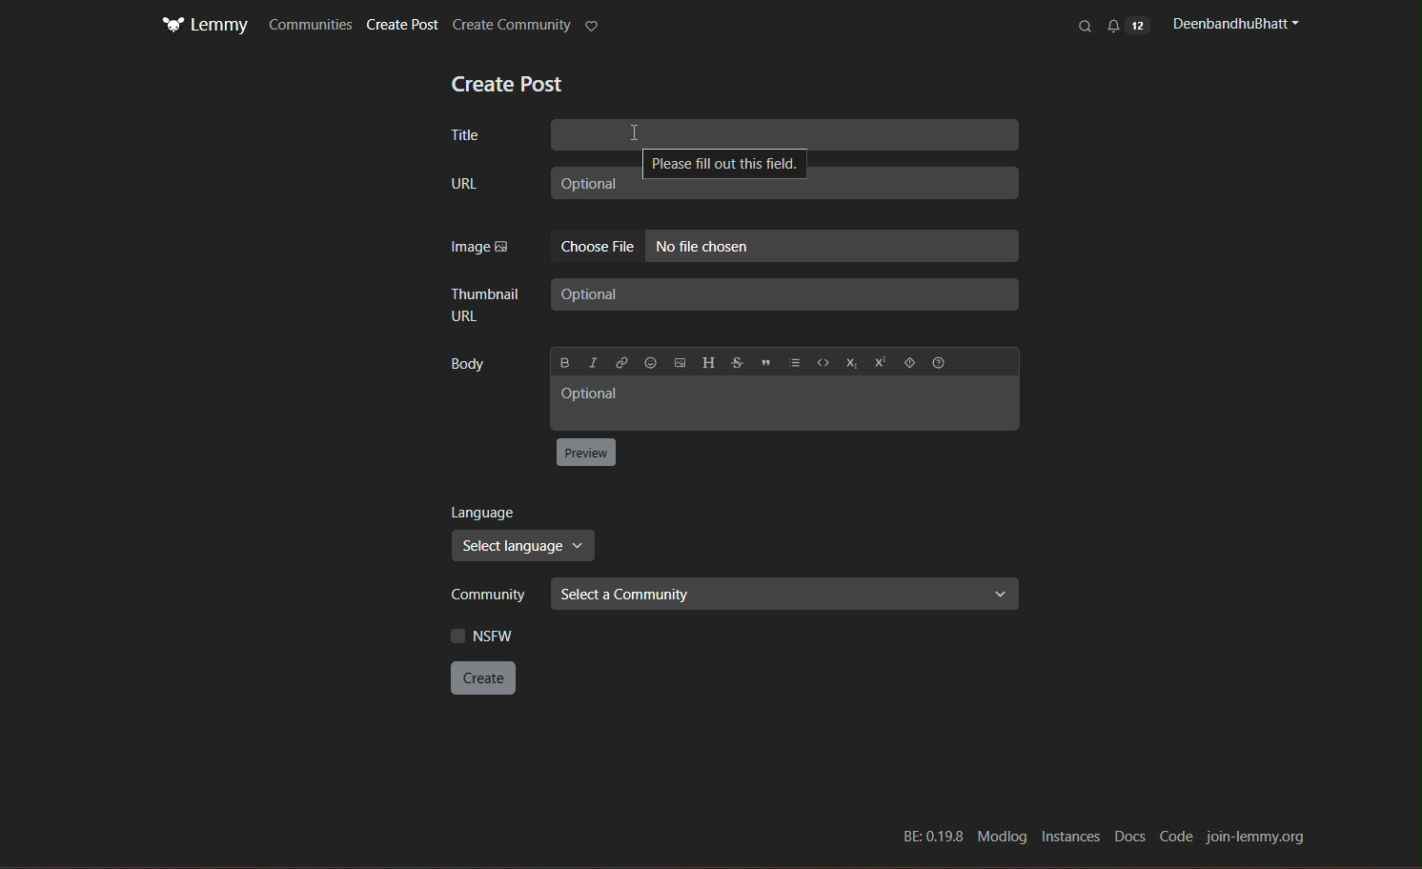 The width and height of the screenshot is (1422, 869). What do you see at coordinates (466, 137) in the screenshot?
I see `title` at bounding box center [466, 137].